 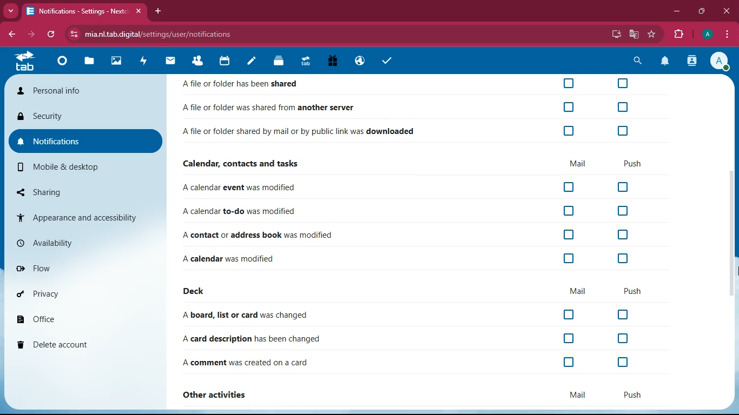 What do you see at coordinates (570, 210) in the screenshot?
I see `off` at bounding box center [570, 210].